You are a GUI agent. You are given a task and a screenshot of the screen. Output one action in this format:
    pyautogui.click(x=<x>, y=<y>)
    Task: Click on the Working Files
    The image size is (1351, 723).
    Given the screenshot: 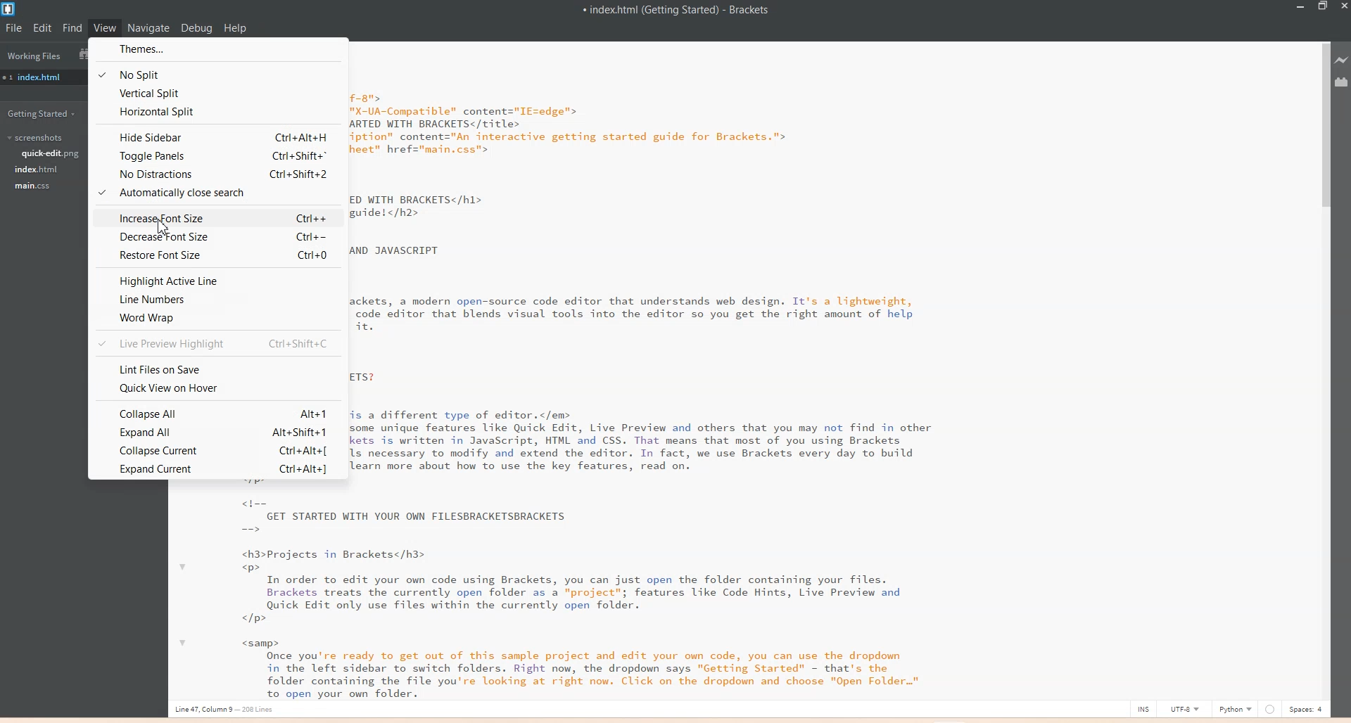 What is the action you would take?
    pyautogui.click(x=33, y=55)
    